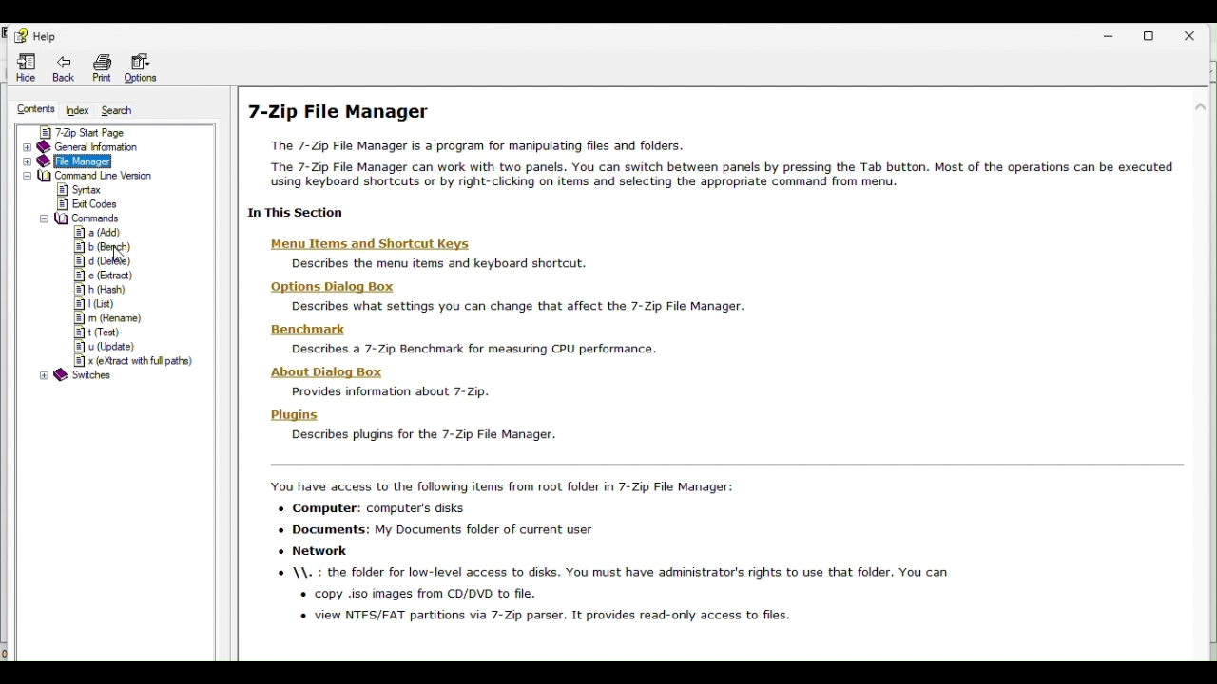  I want to click on Describes the menu items and keyboard shortcut,, so click(432, 264).